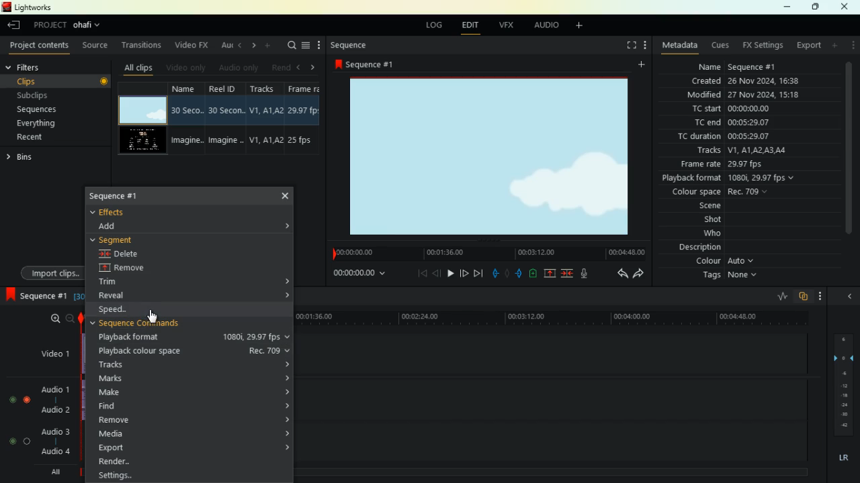 This screenshot has width=860, height=483. What do you see at coordinates (734, 123) in the screenshot?
I see `tc end` at bounding box center [734, 123].